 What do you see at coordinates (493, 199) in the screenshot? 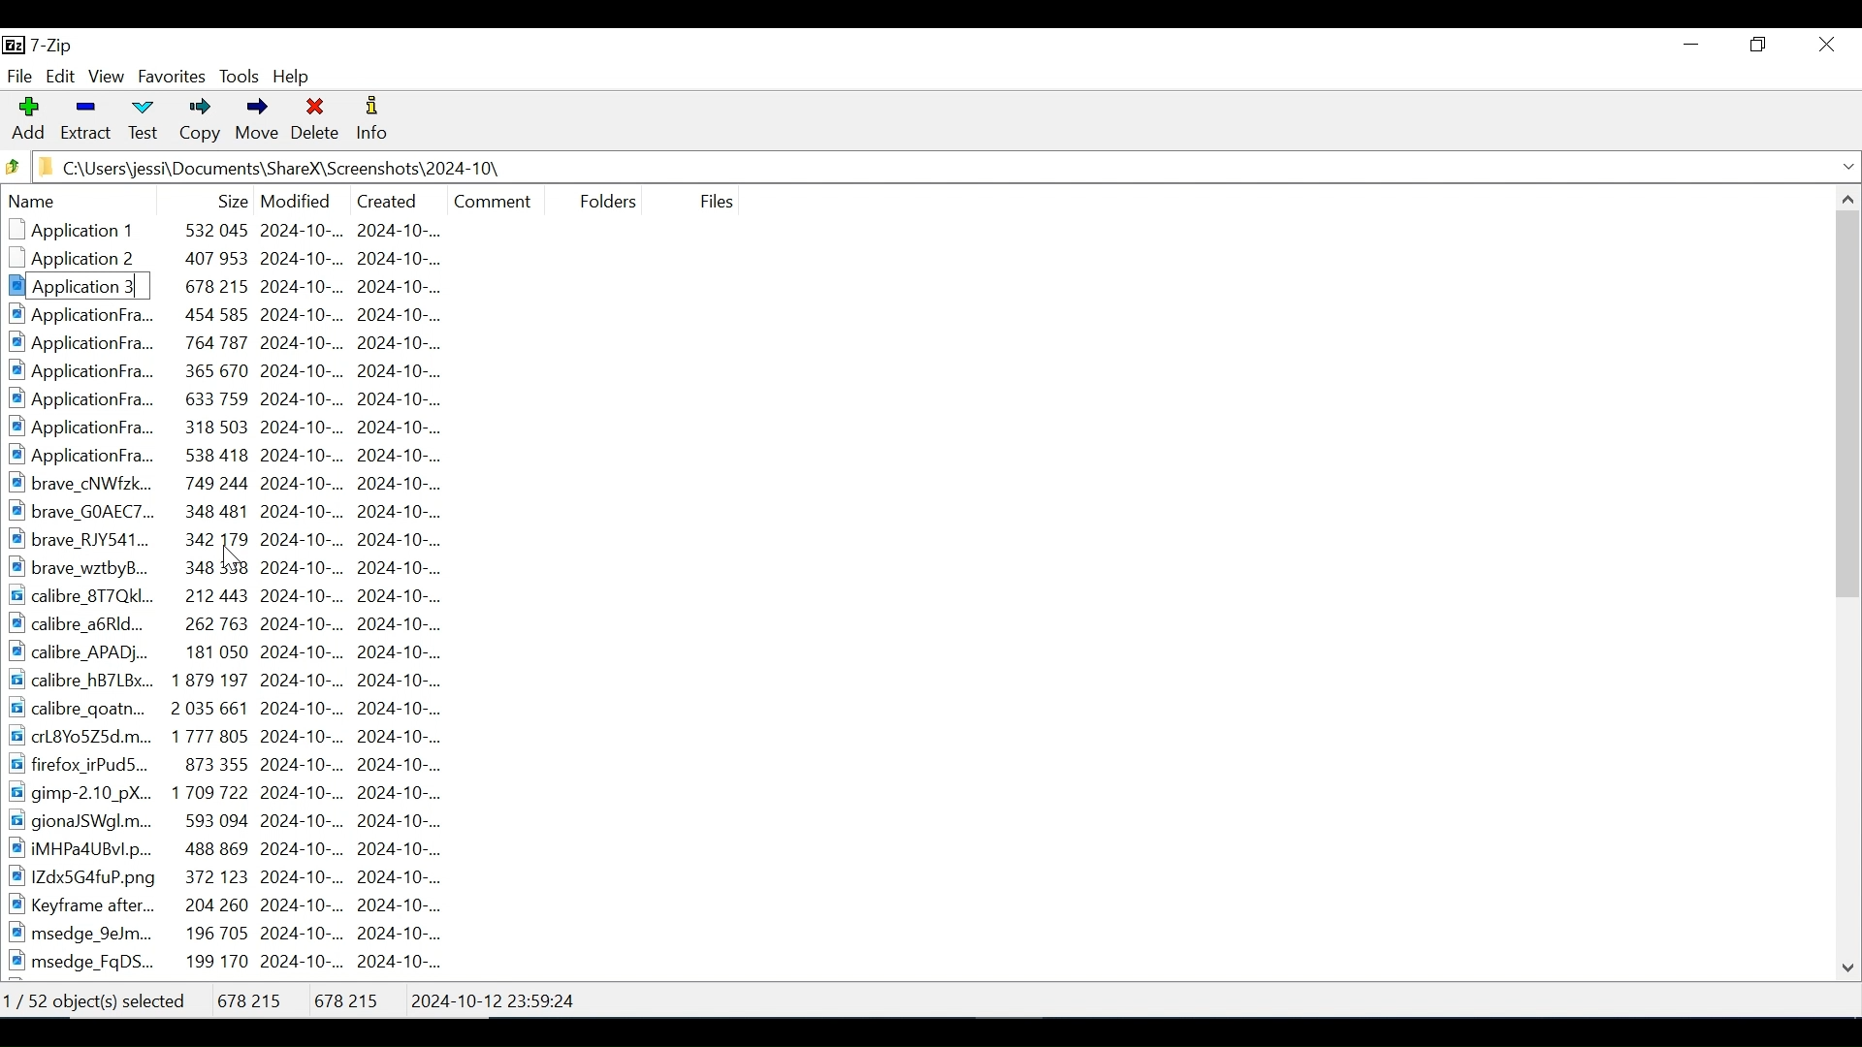
I see `Comment` at bounding box center [493, 199].